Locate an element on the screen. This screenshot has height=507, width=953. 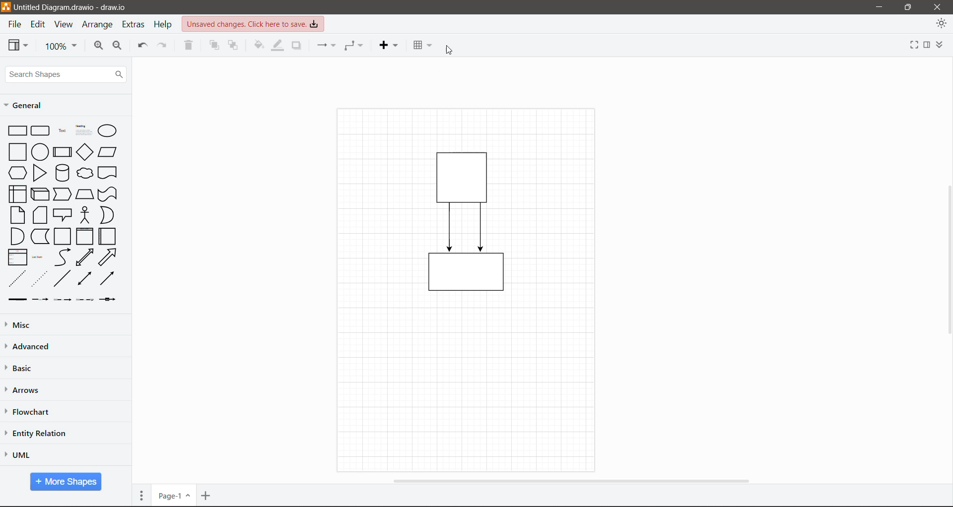
View is located at coordinates (18, 45).